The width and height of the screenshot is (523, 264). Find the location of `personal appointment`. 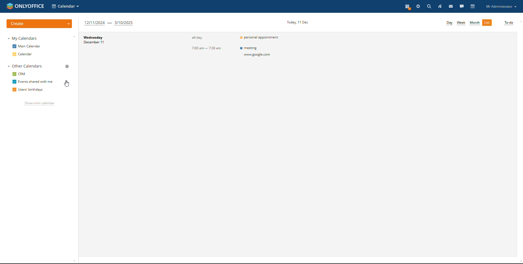

personal appointment is located at coordinates (260, 37).